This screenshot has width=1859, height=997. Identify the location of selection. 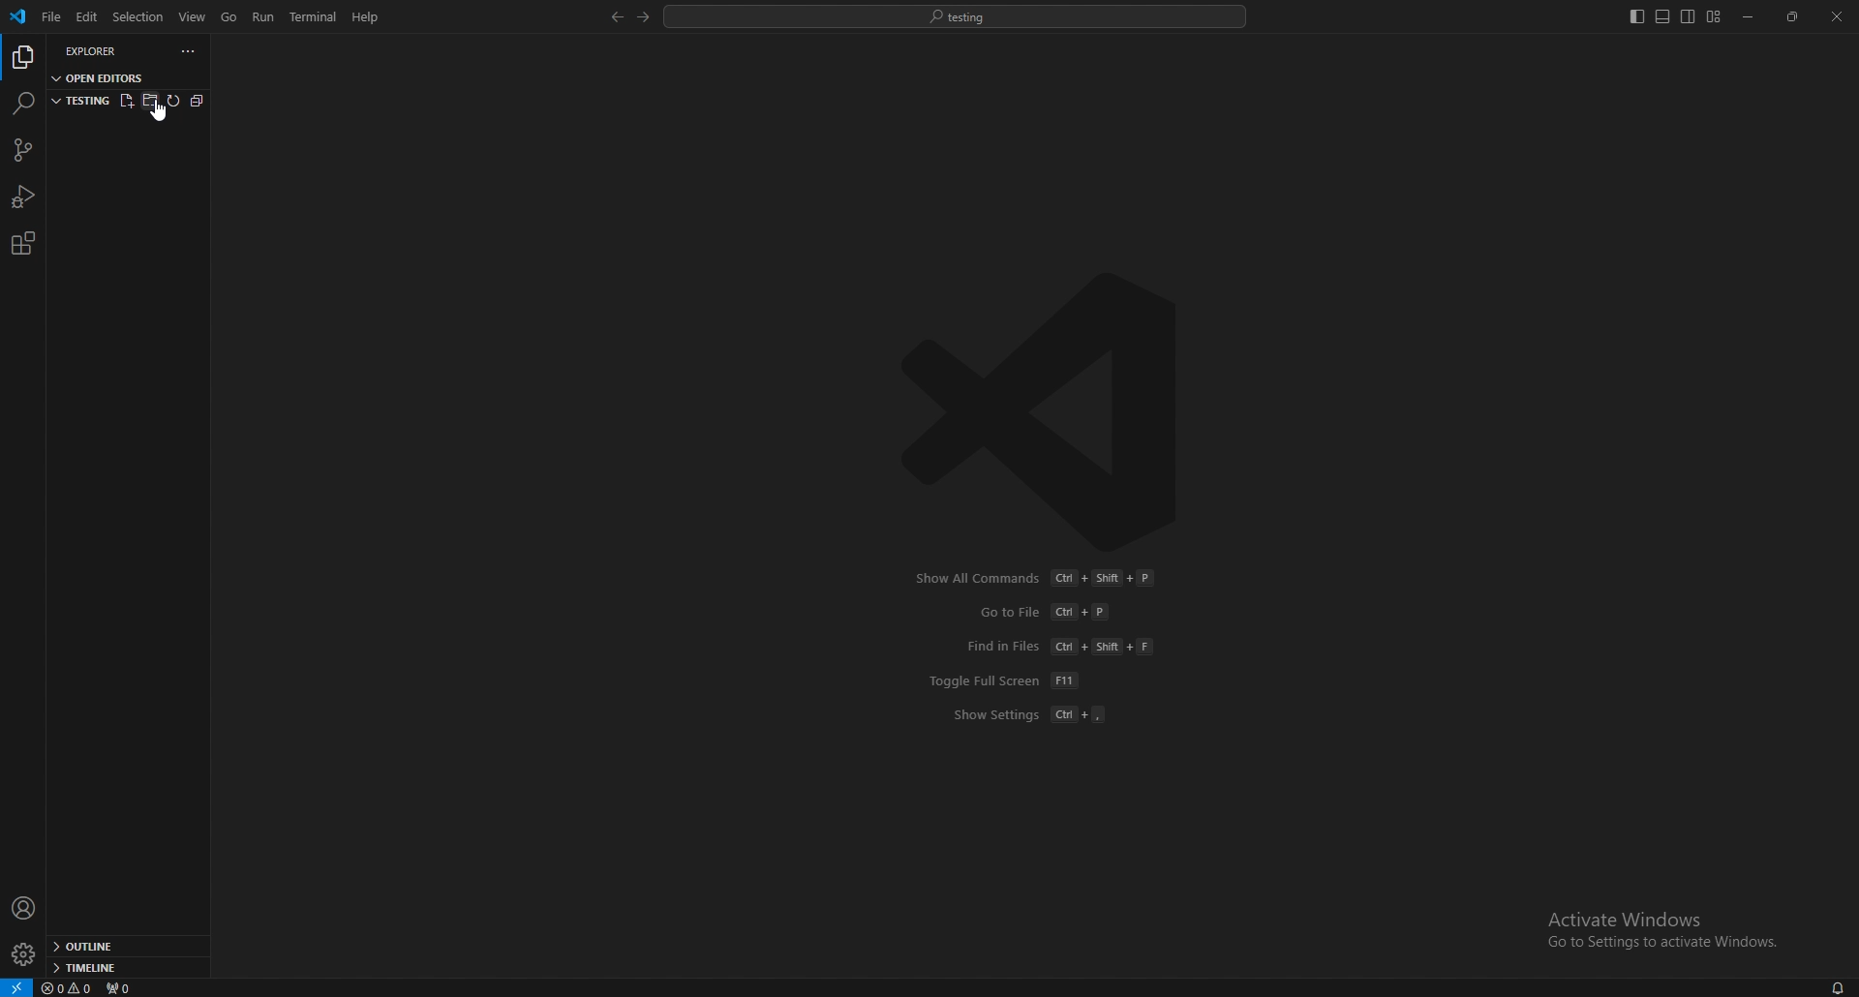
(137, 15).